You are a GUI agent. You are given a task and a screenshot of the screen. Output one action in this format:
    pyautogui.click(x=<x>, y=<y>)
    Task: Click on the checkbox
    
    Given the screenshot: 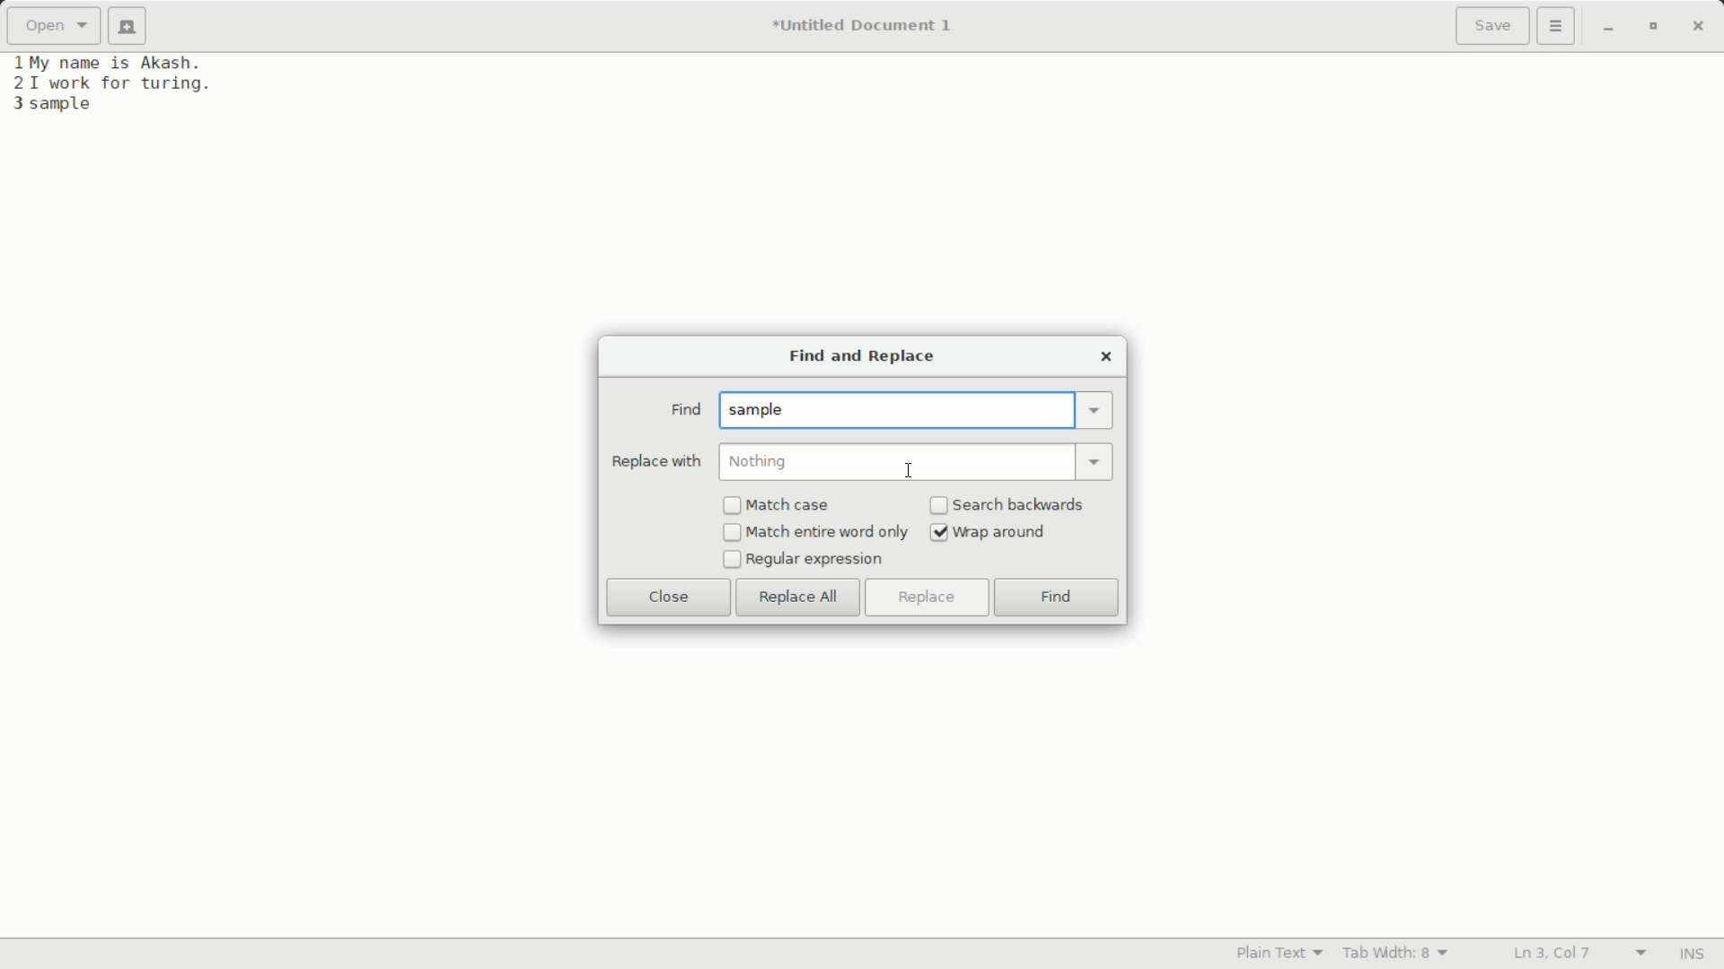 What is the action you would take?
    pyautogui.click(x=939, y=507)
    